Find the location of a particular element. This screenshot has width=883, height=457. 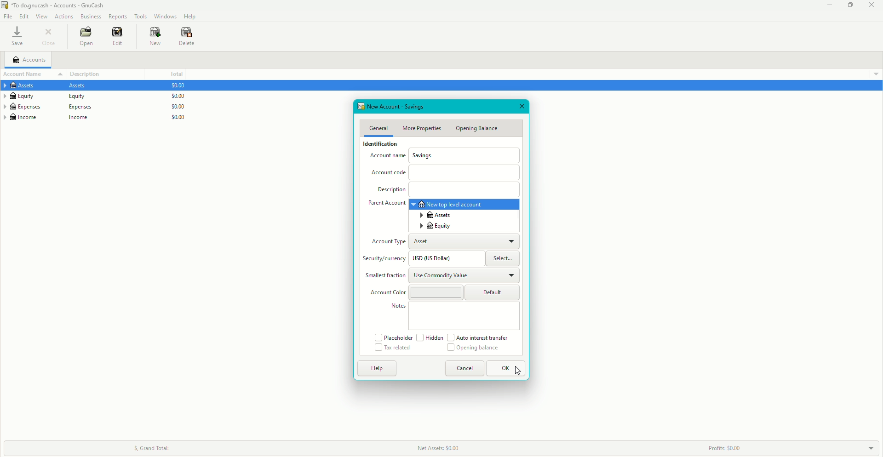

Accounts is located at coordinates (31, 61).